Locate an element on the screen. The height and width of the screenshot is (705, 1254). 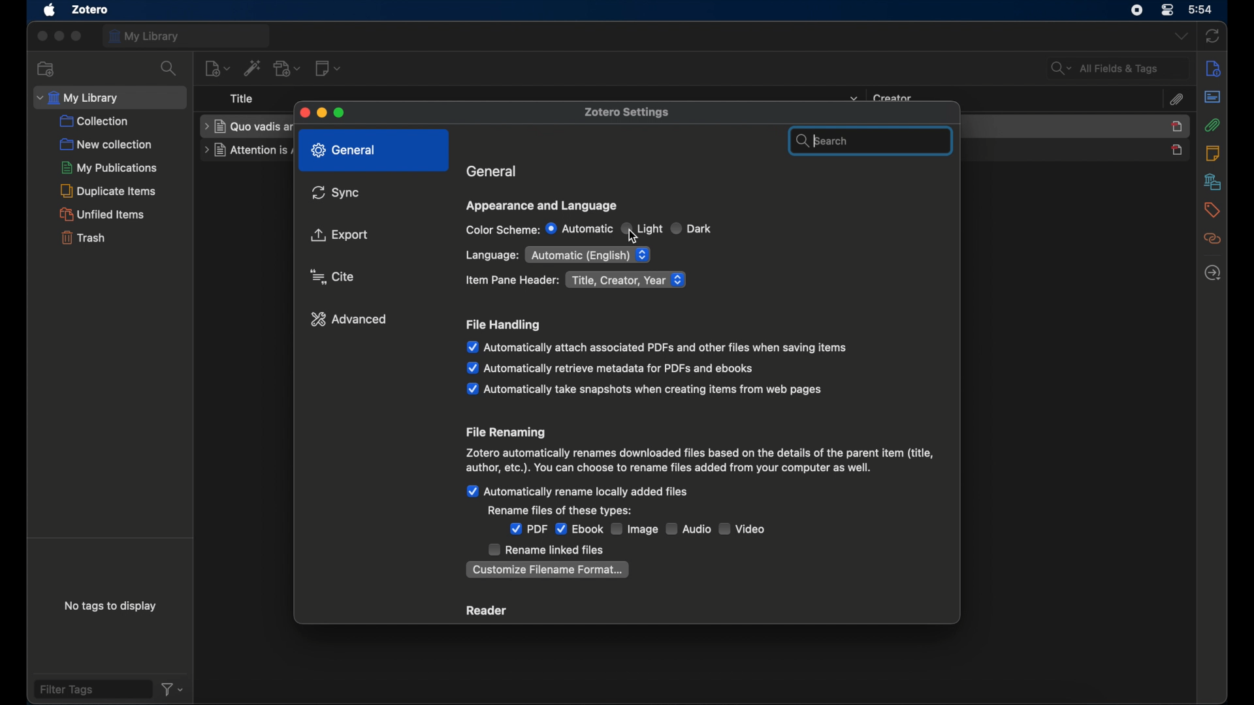
color scheme: is located at coordinates (501, 230).